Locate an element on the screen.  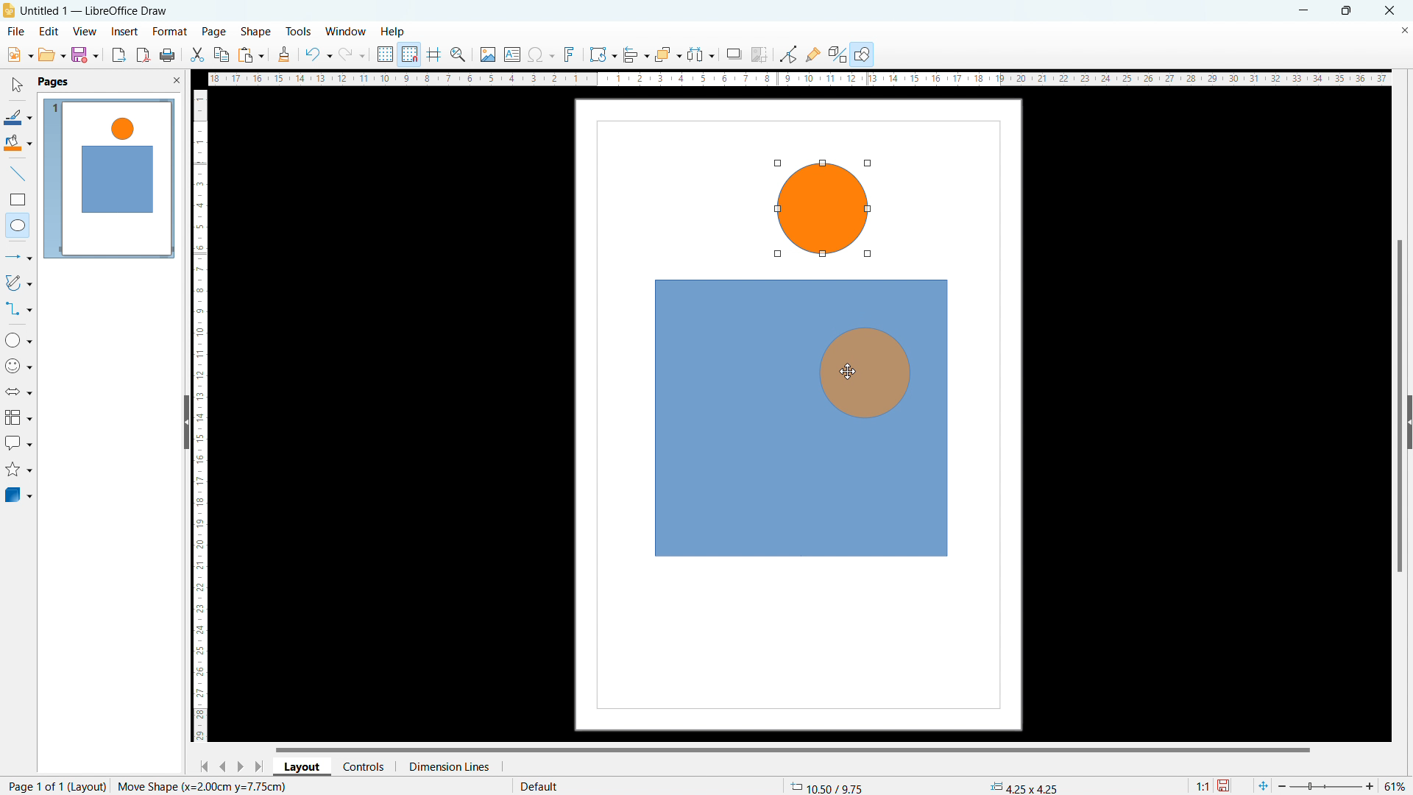
3D objects is located at coordinates (18, 494).